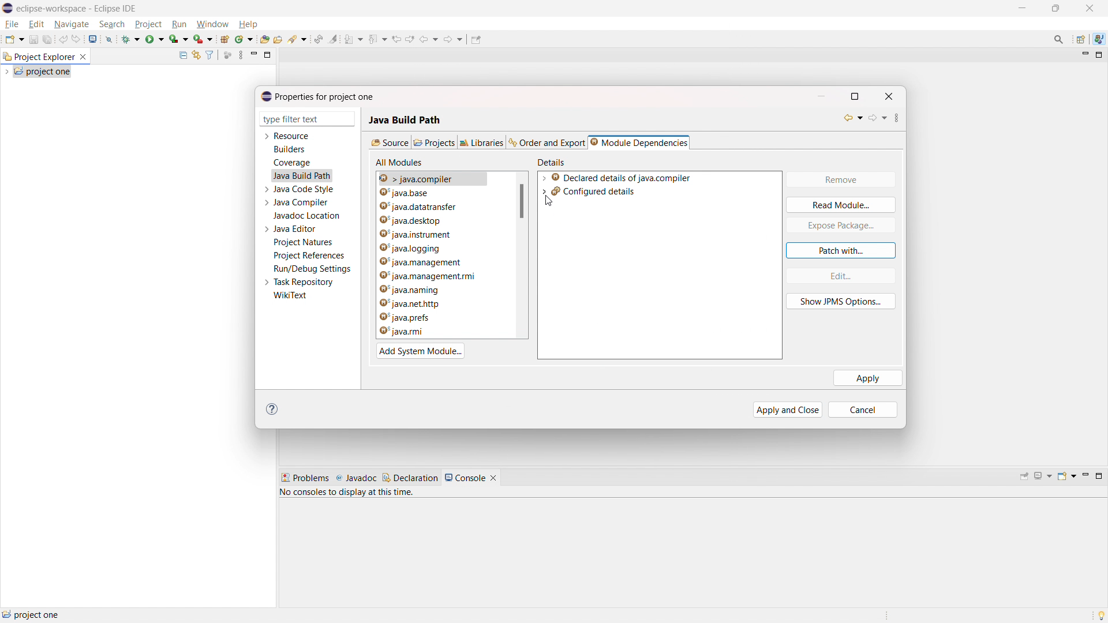 Image resolution: width=1108 pixels, height=623 pixels. Describe the element at coordinates (841, 226) in the screenshot. I see `expose package` at that location.